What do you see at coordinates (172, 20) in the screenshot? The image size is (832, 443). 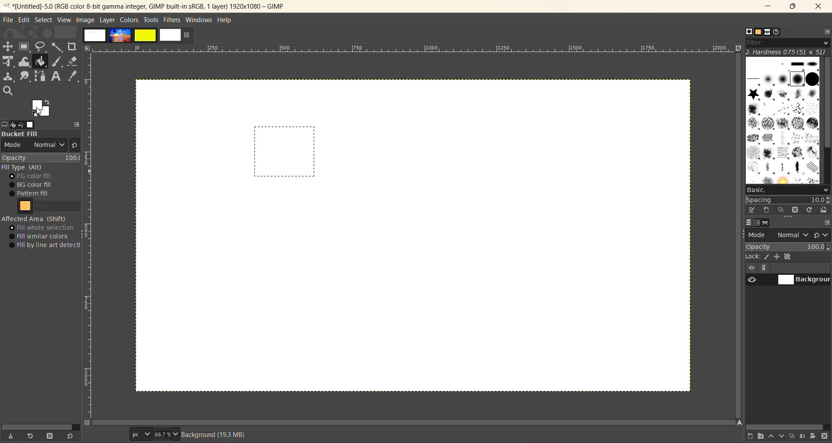 I see `filters` at bounding box center [172, 20].